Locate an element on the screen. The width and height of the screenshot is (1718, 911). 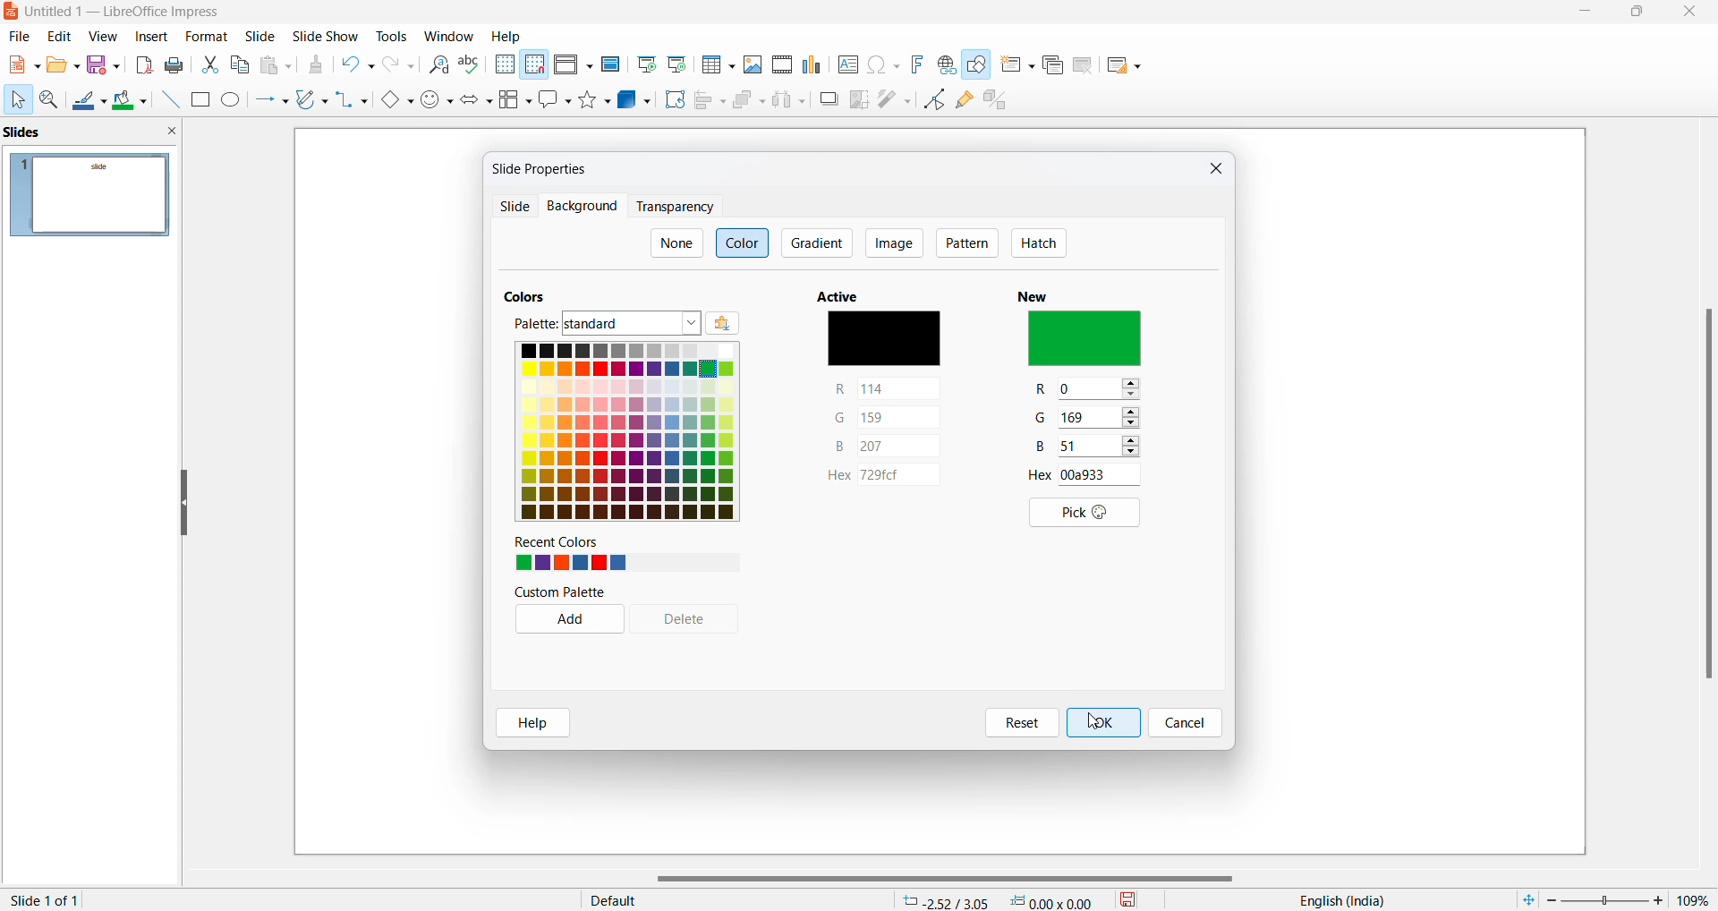
zoom and pan  is located at coordinates (50, 103).